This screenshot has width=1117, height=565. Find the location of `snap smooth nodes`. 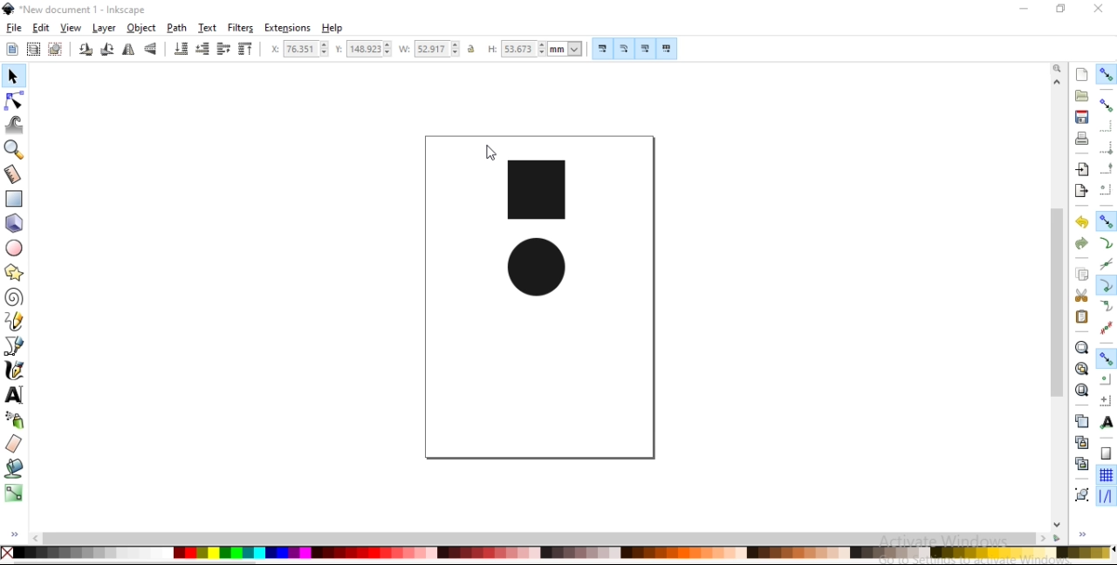

snap smooth nodes is located at coordinates (1106, 306).